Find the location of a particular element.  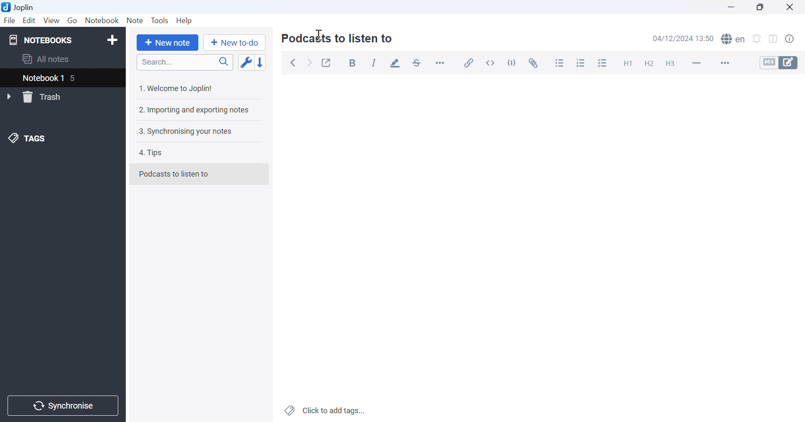

Note properties is located at coordinates (794, 40).